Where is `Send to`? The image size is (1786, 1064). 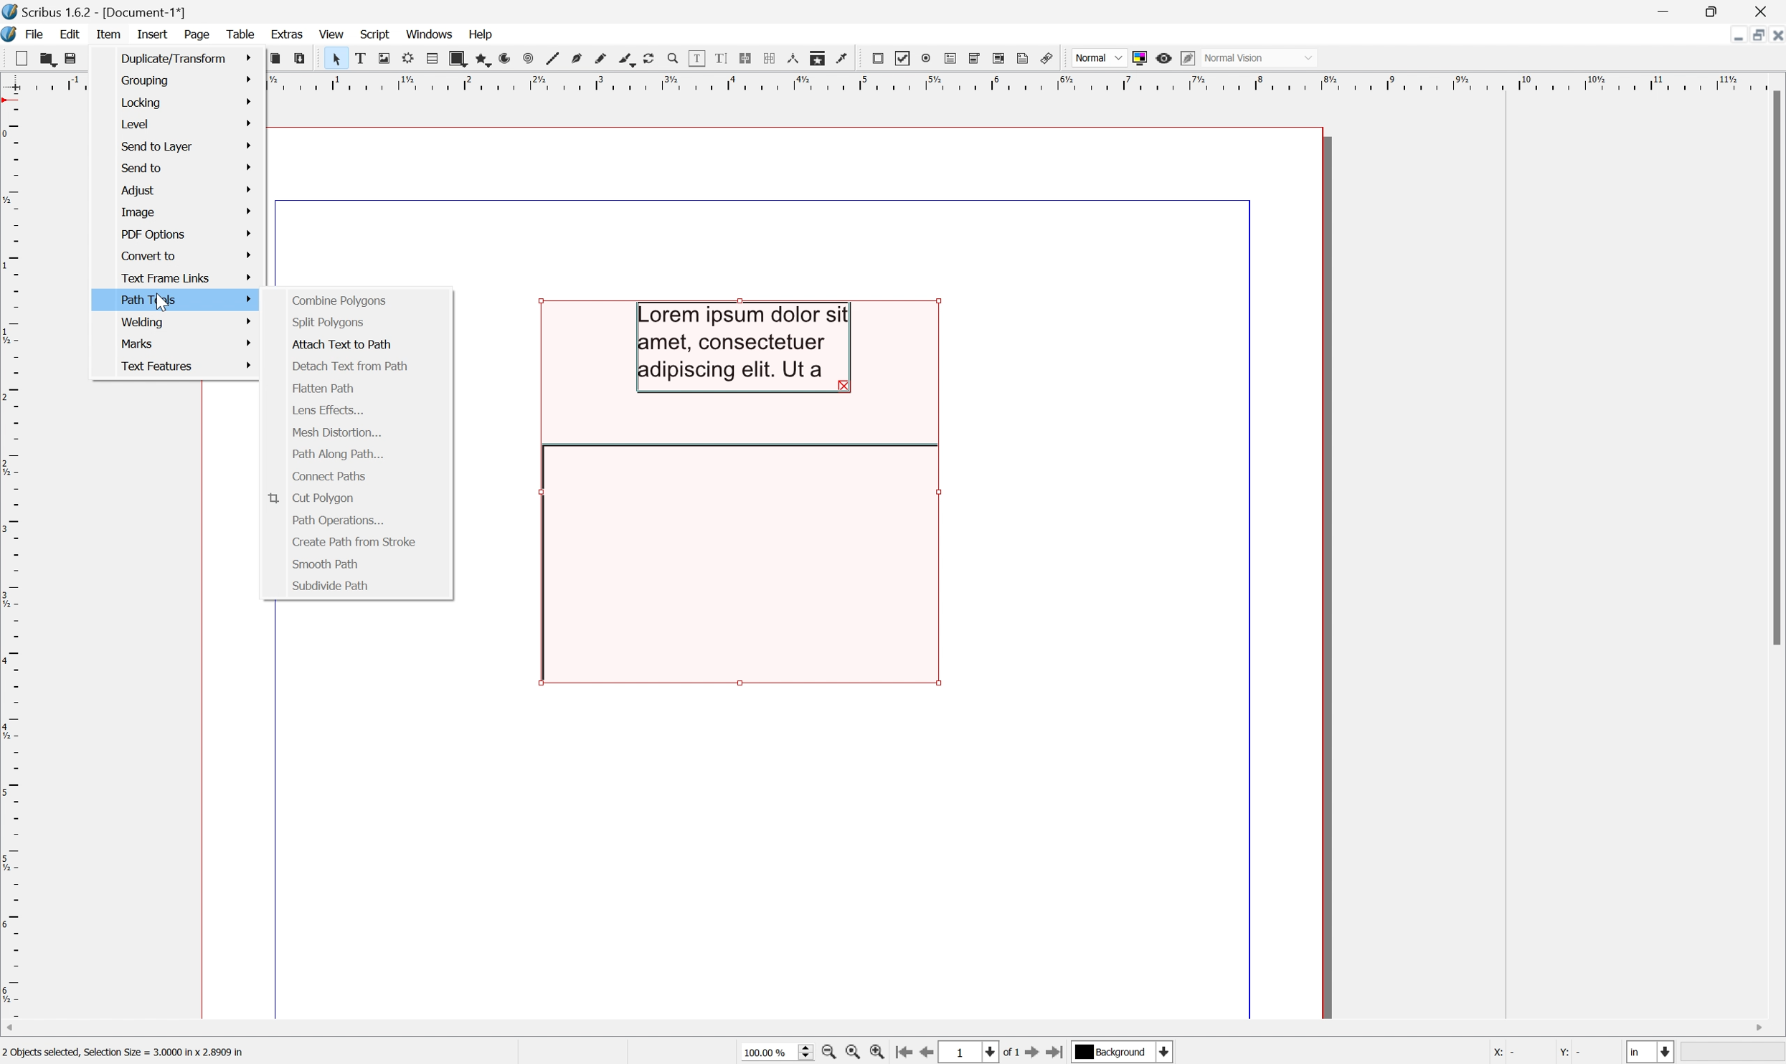 Send to is located at coordinates (186, 168).